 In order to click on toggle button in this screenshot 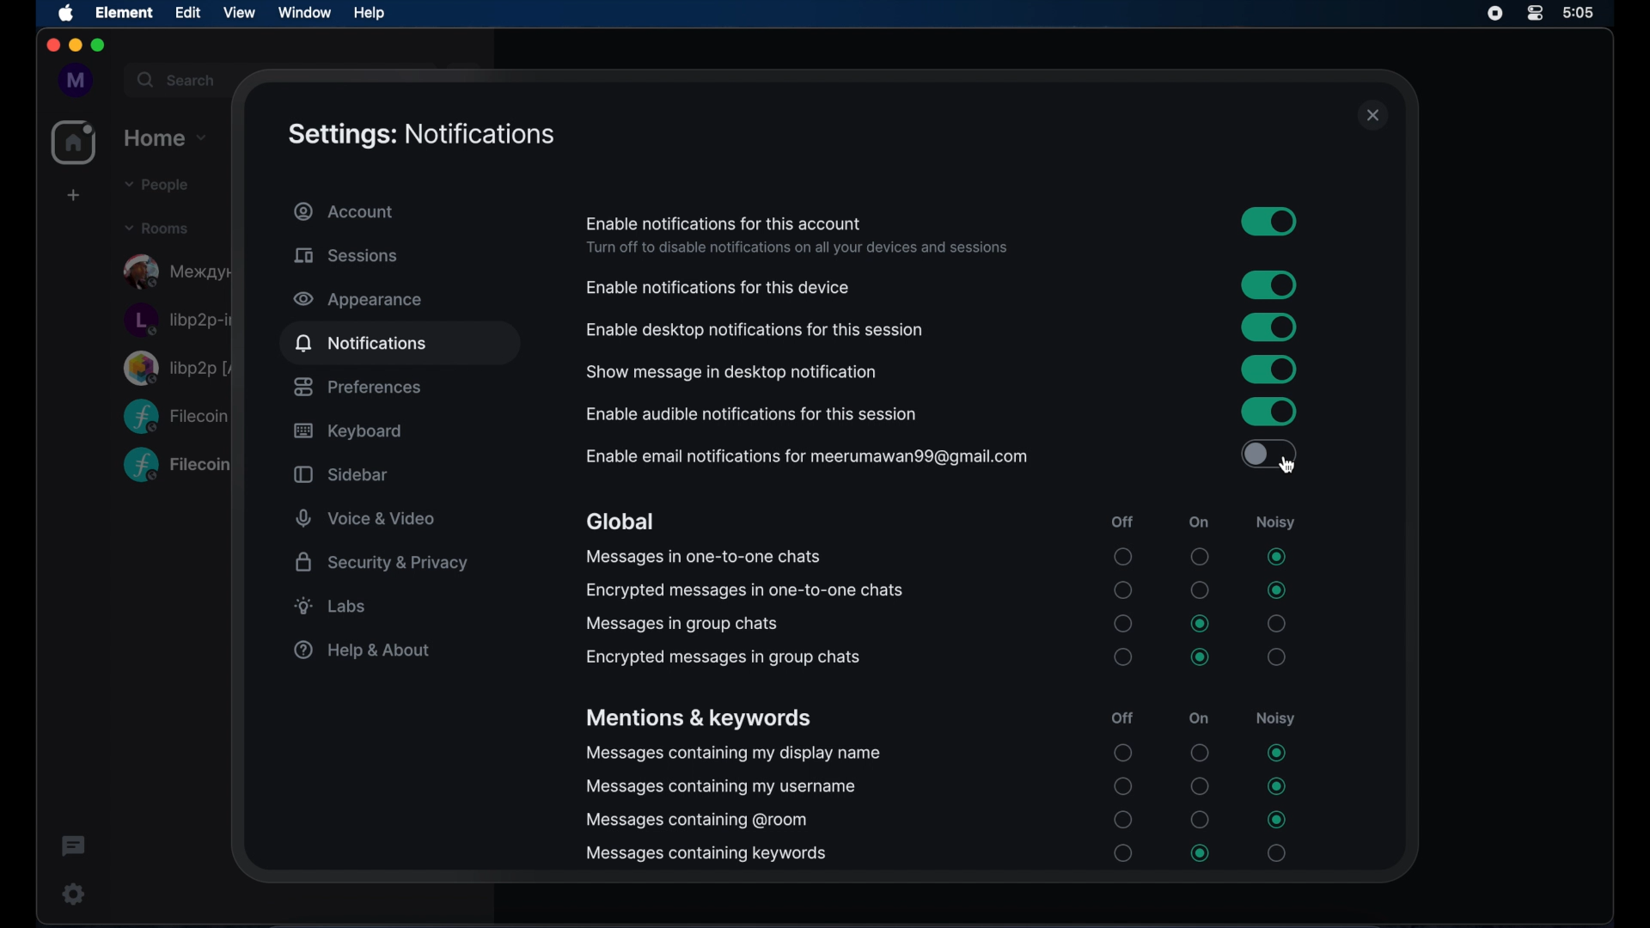, I will do `click(1269, 221)`.